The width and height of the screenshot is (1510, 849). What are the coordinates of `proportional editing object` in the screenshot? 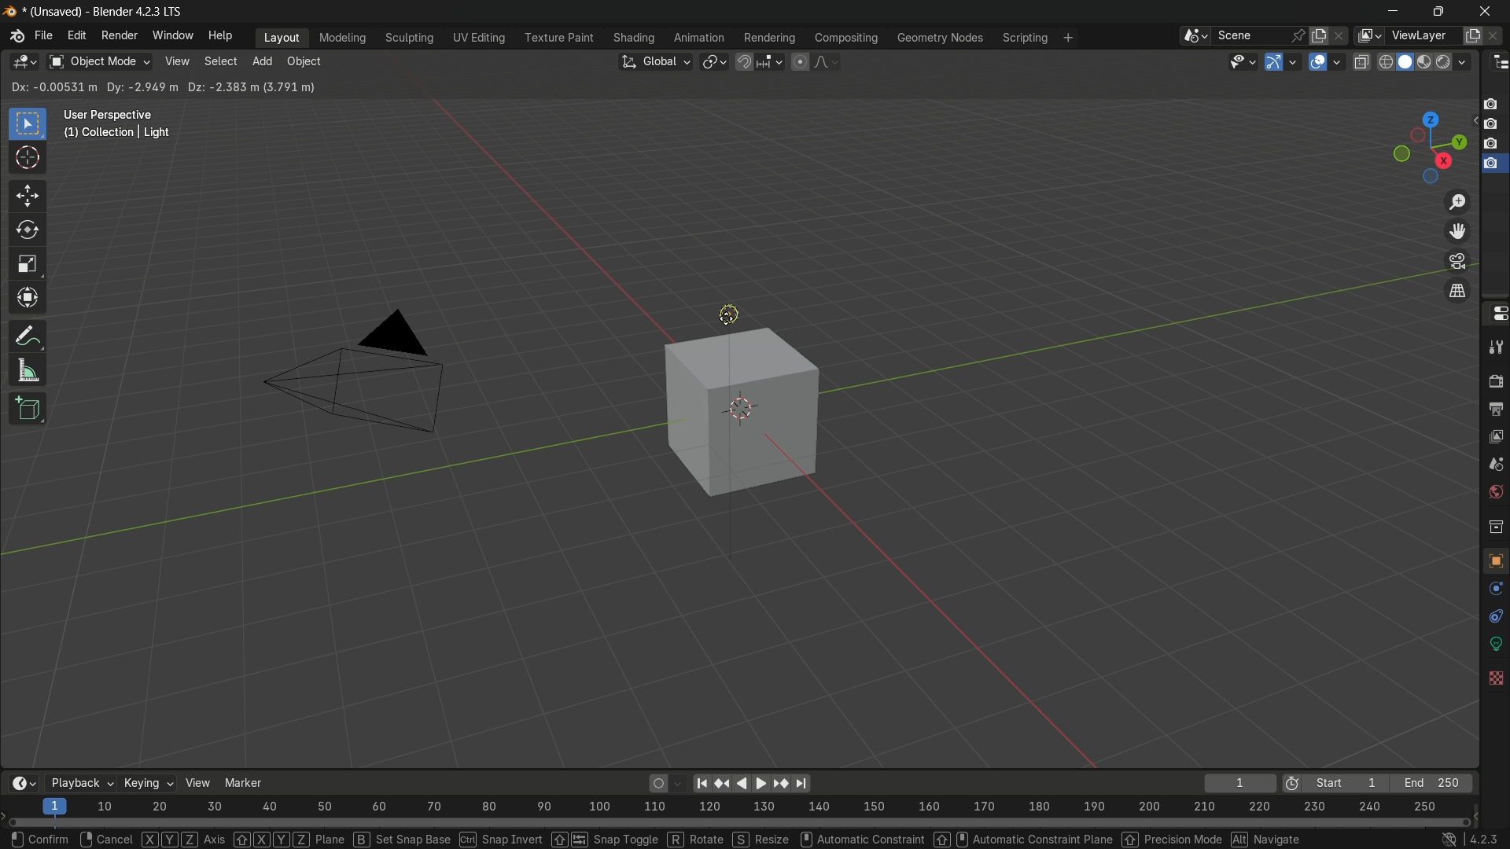 It's located at (800, 62).